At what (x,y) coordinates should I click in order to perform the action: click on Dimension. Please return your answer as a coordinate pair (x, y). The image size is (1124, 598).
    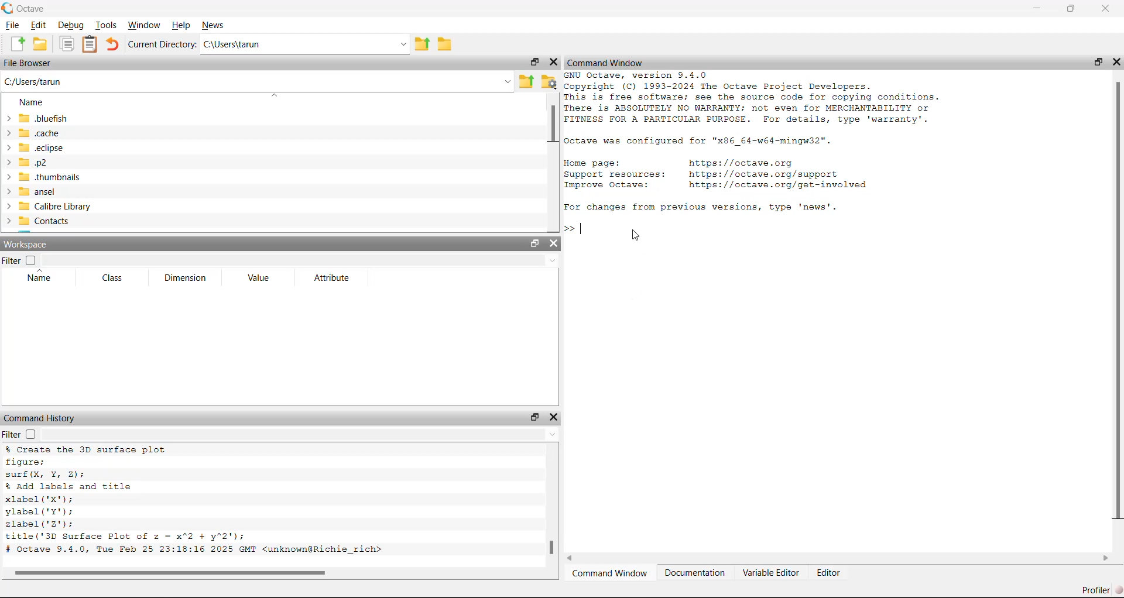
    Looking at the image, I should click on (184, 278).